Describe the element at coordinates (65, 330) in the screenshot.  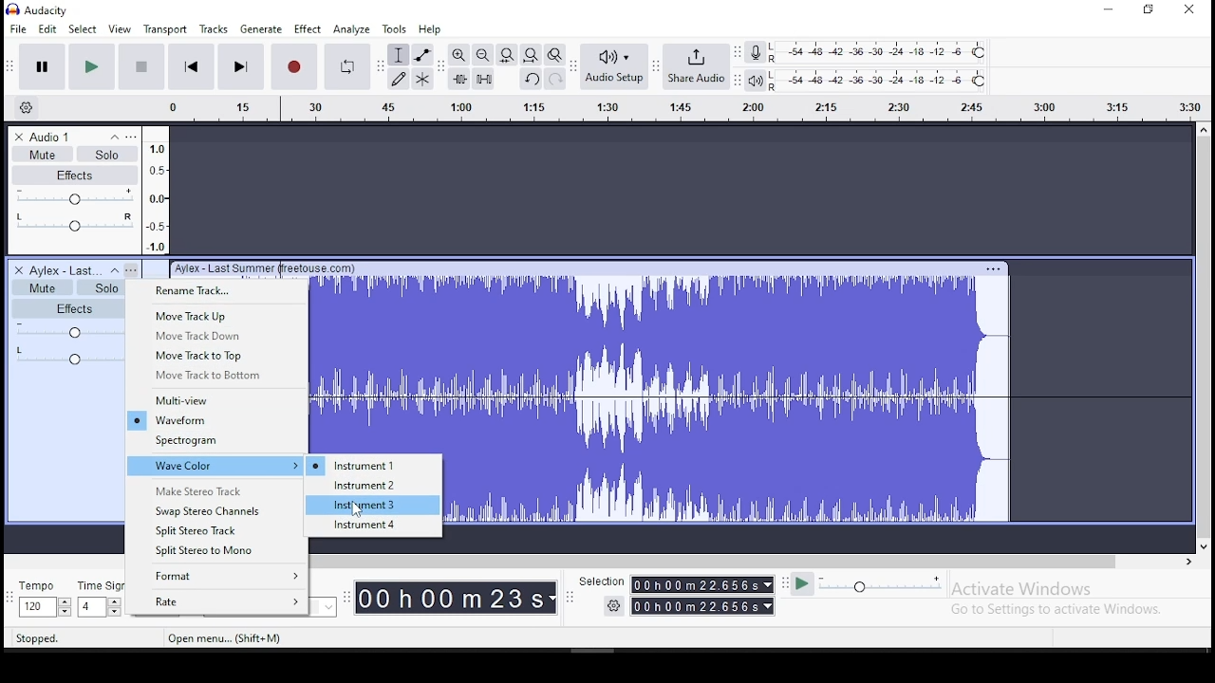
I see `volume` at that location.